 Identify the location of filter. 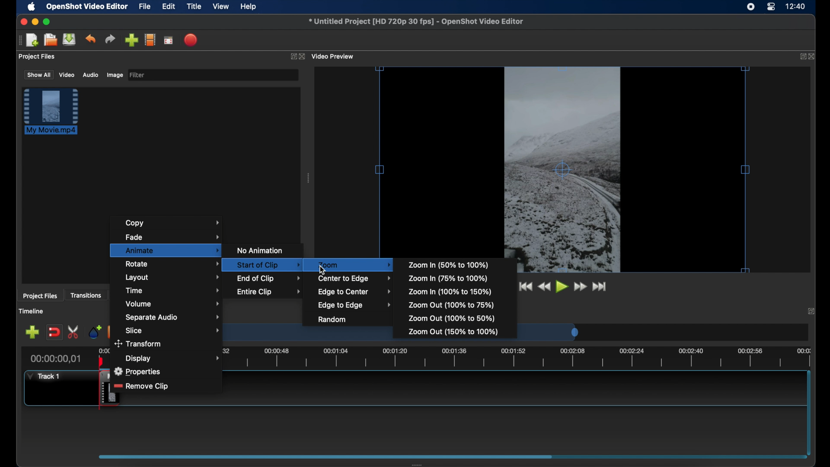
(137, 74).